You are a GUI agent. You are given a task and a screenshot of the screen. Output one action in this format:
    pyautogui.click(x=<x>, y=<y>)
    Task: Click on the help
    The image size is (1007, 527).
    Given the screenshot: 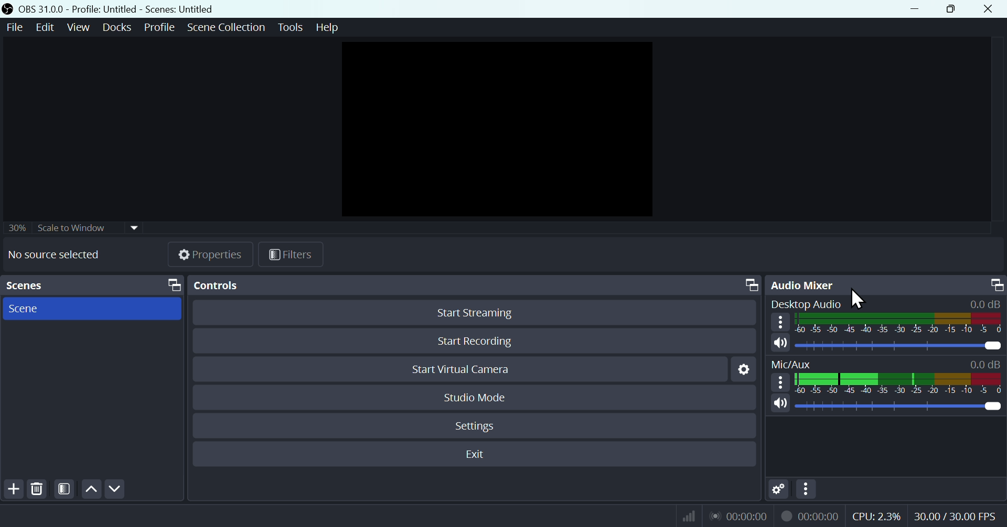 What is the action you would take?
    pyautogui.click(x=328, y=27)
    